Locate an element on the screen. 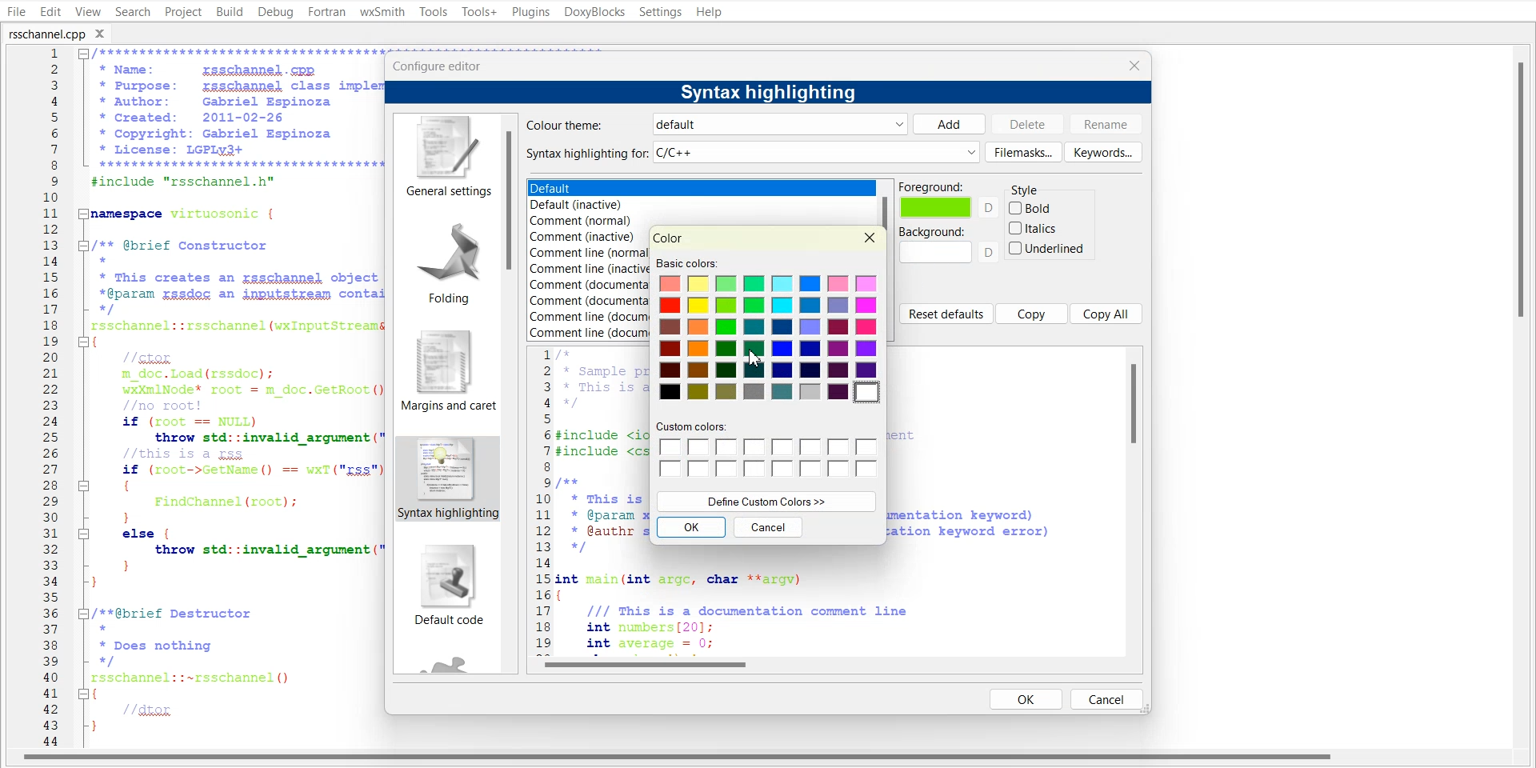  Background is located at coordinates (949, 245).